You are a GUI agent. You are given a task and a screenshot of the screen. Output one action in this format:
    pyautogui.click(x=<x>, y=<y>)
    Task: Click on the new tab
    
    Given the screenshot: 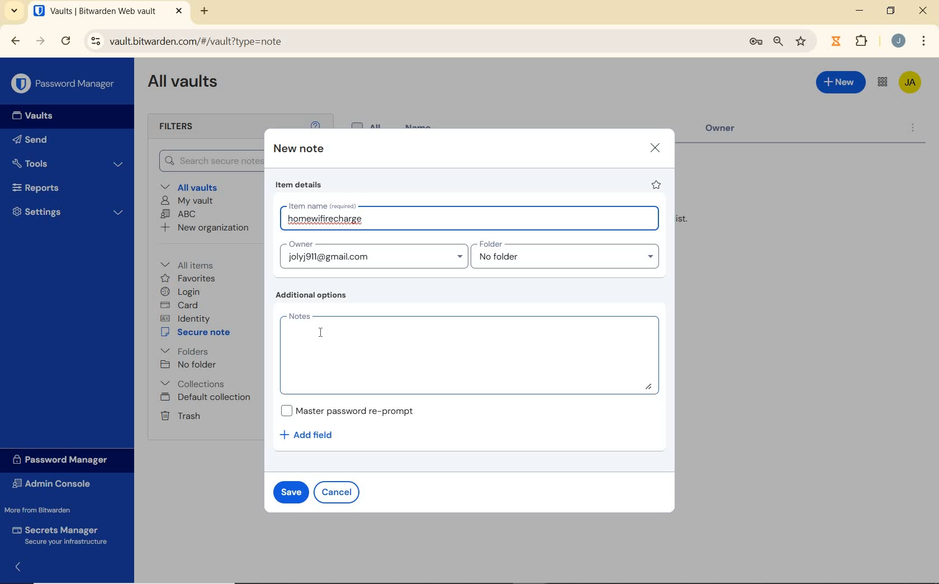 What is the action you would take?
    pyautogui.click(x=206, y=12)
    